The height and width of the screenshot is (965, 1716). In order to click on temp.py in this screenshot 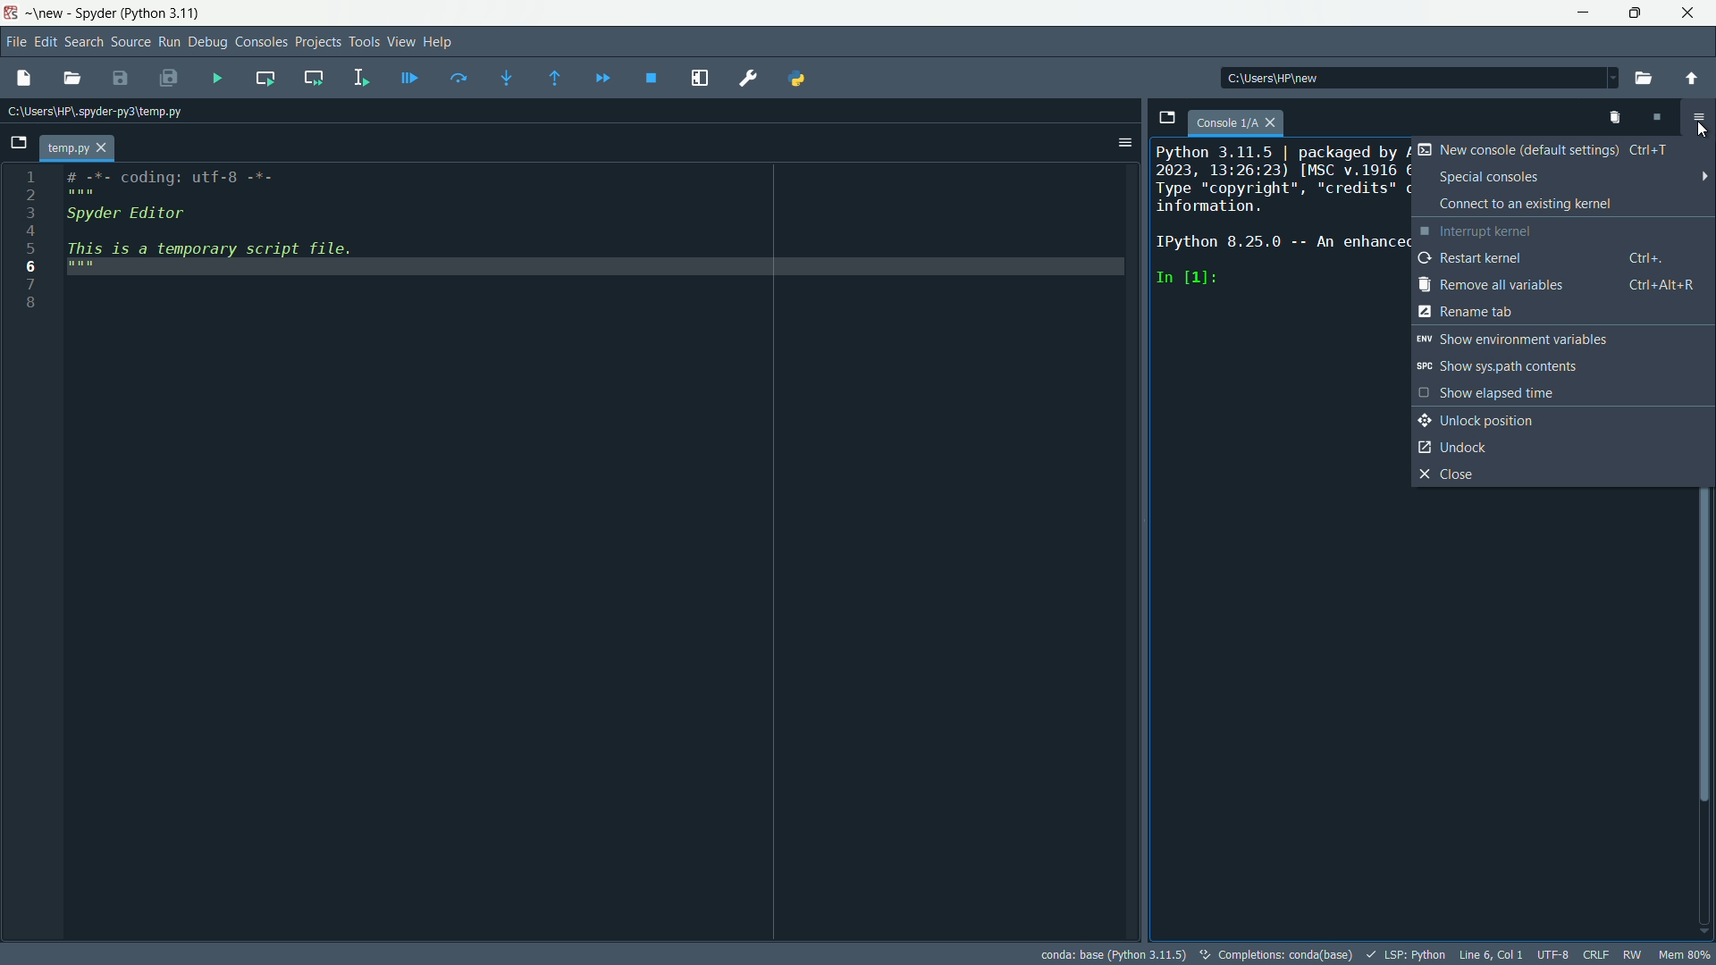, I will do `click(78, 147)`.